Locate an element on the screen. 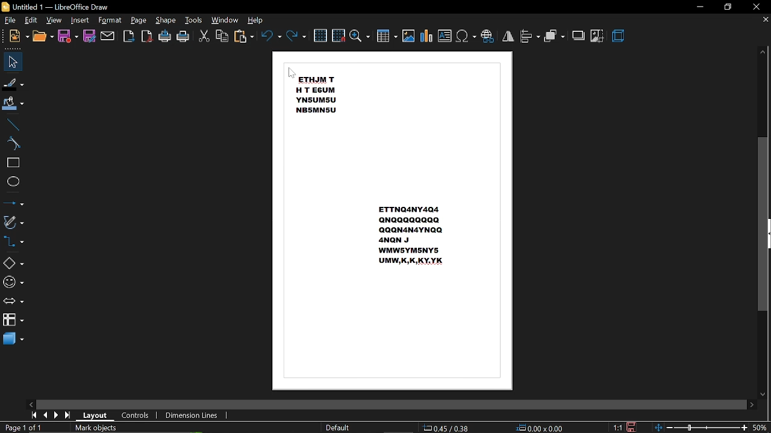  move down is located at coordinates (762, 394).